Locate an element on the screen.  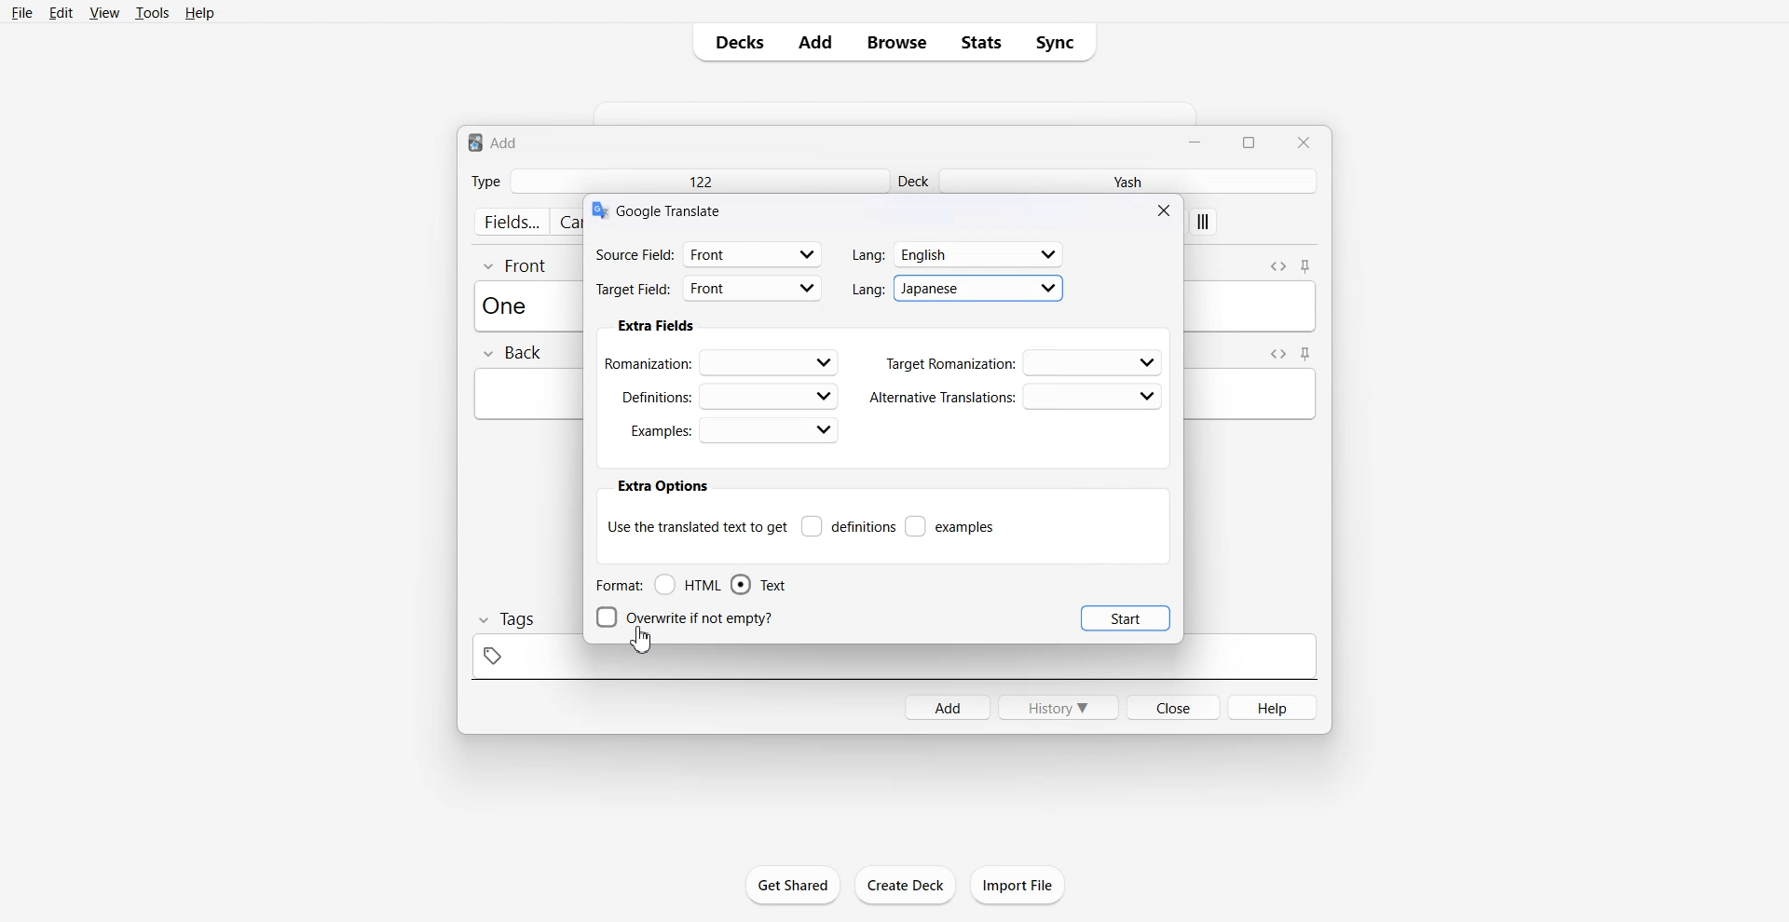
Add is located at coordinates (815, 42).